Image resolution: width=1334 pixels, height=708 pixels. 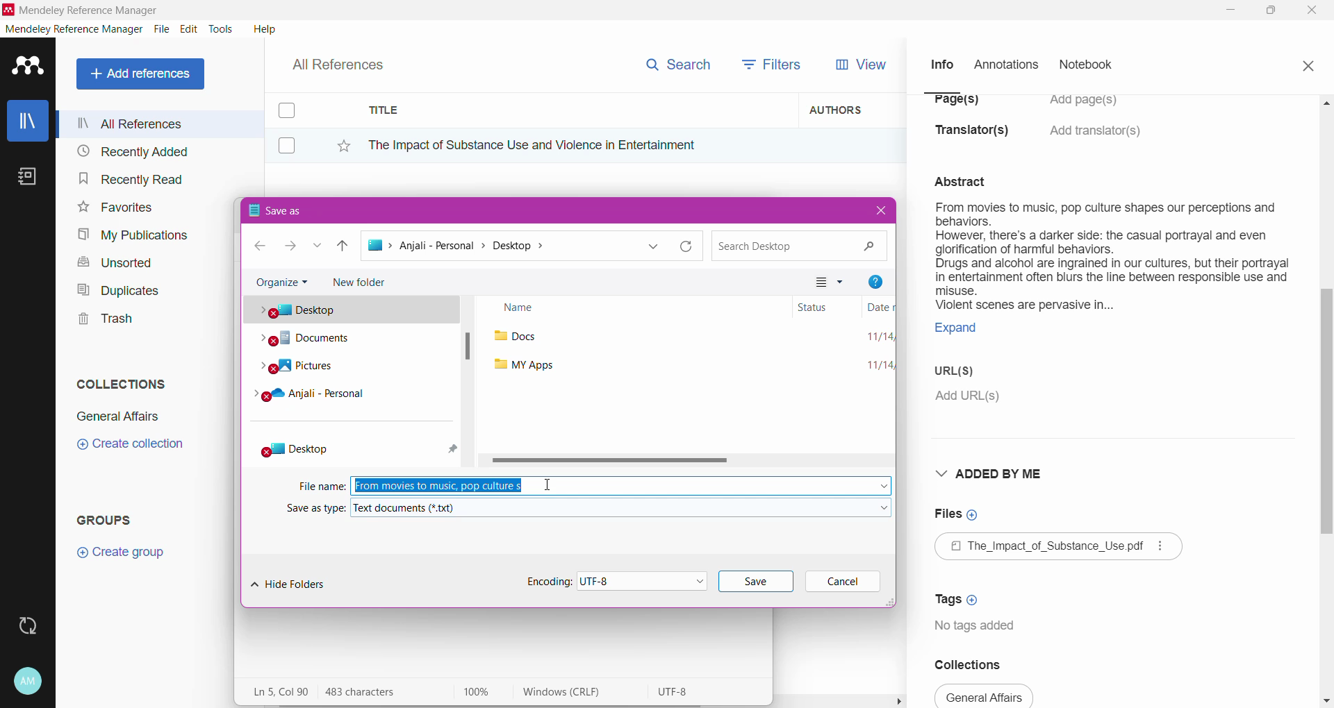 I want to click on Click to Create Collection, so click(x=130, y=446).